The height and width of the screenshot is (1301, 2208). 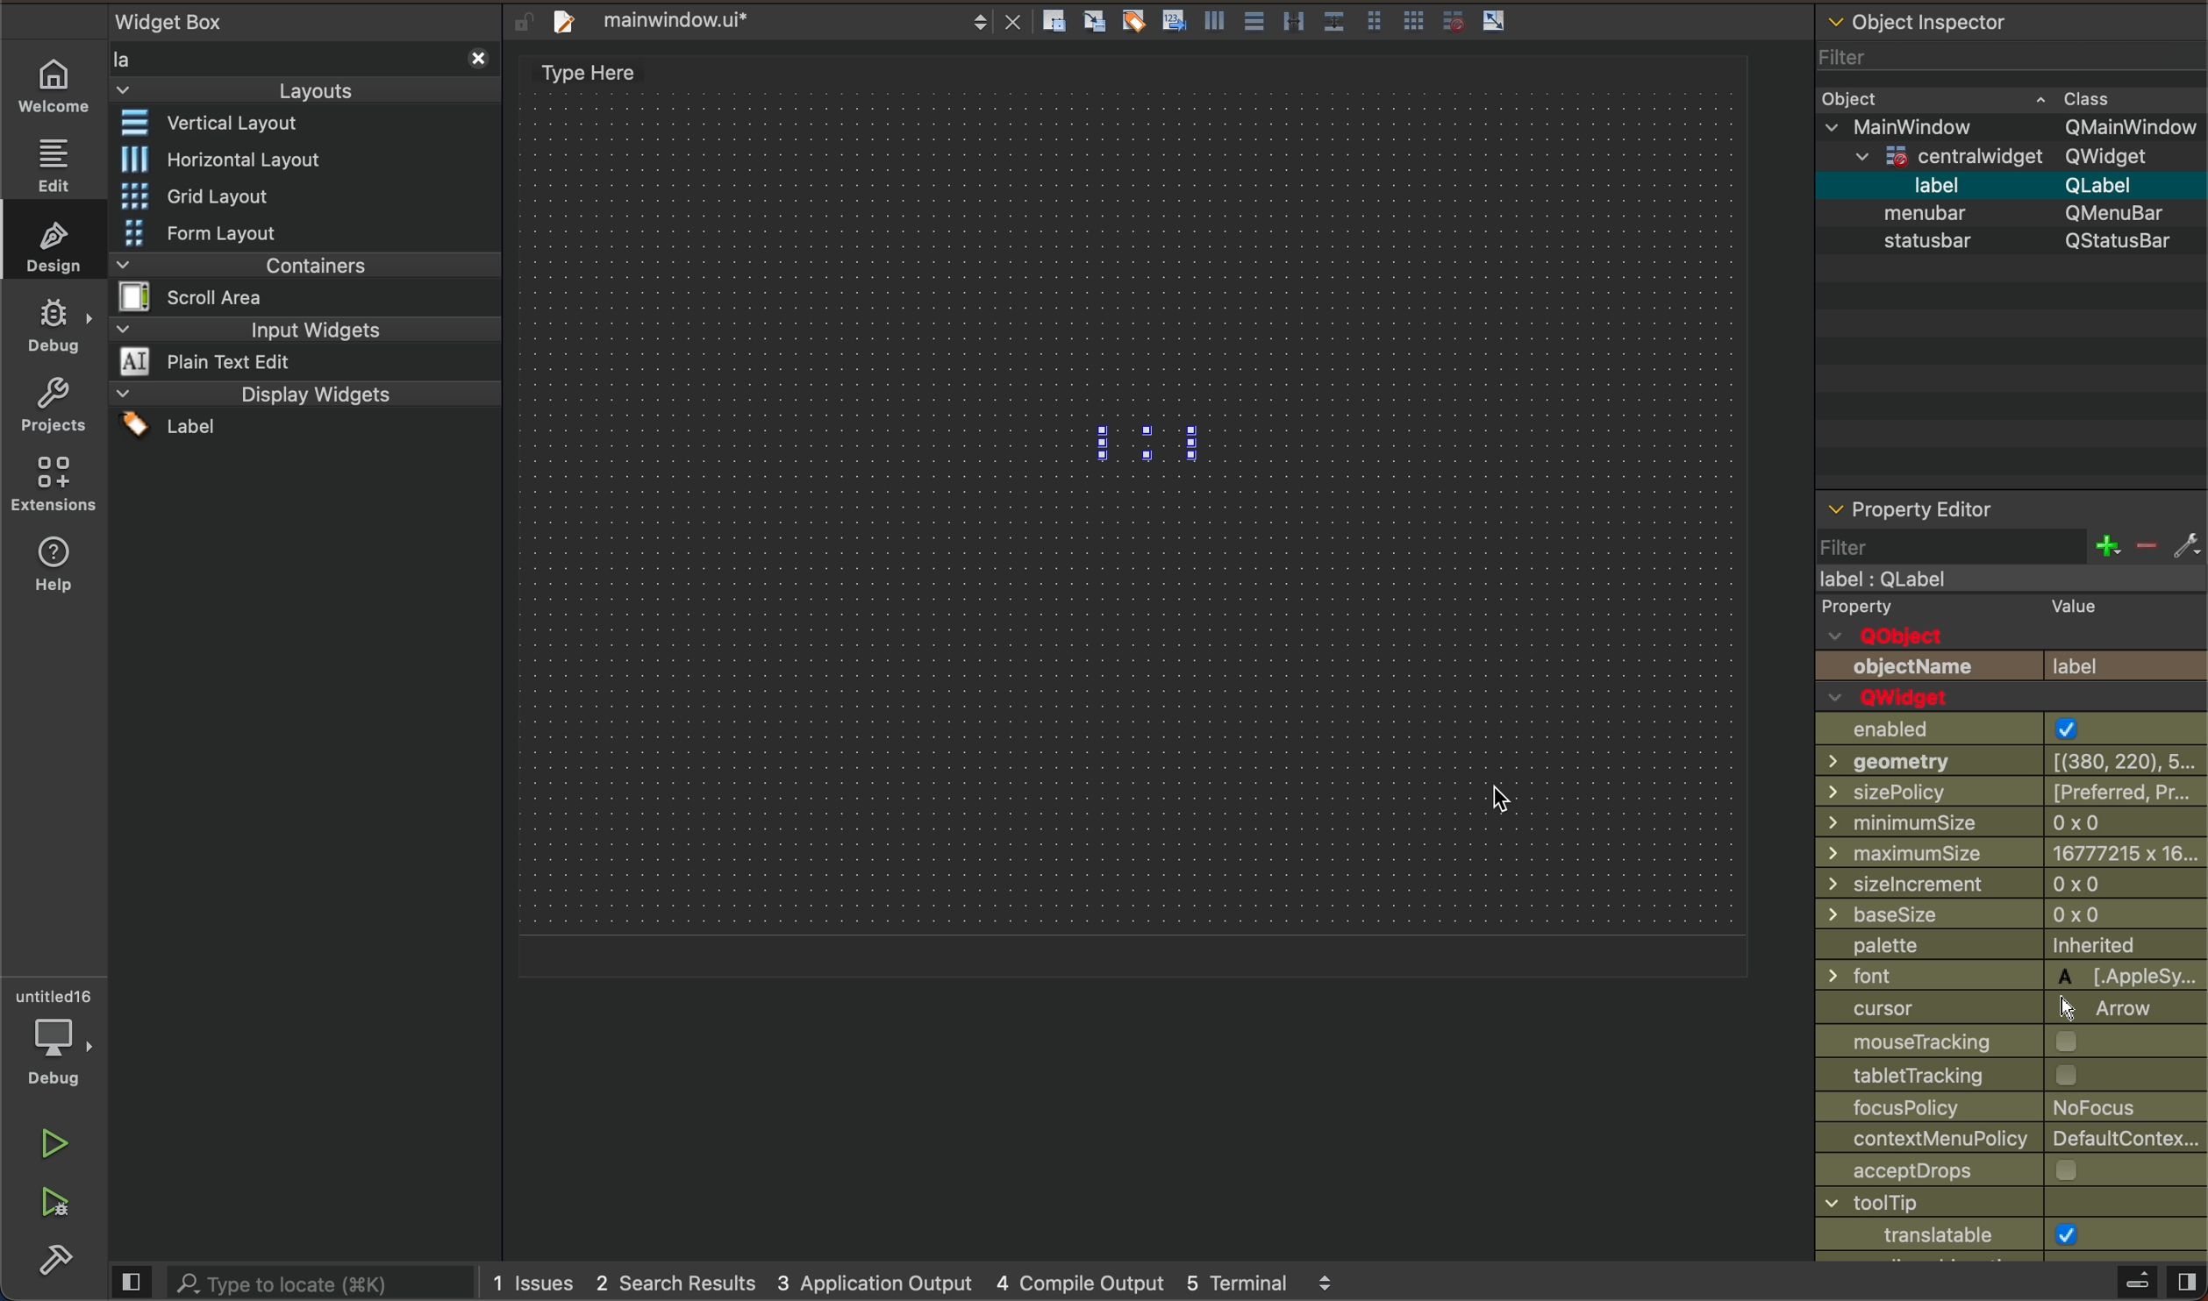 I want to click on build, so click(x=47, y=1262).